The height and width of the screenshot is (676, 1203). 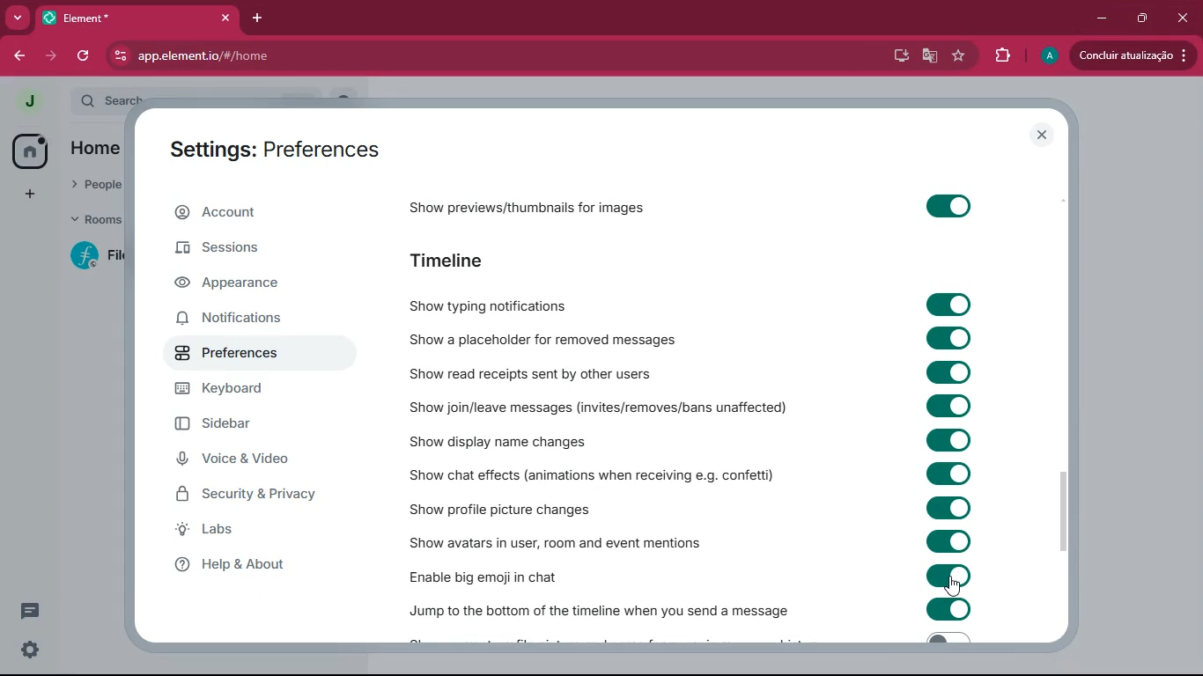 What do you see at coordinates (1070, 511) in the screenshot?
I see `Vertical scrollbar` at bounding box center [1070, 511].